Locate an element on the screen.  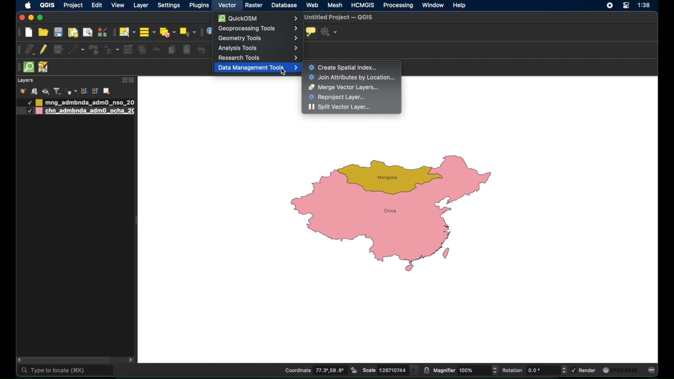
print layout is located at coordinates (73, 33).